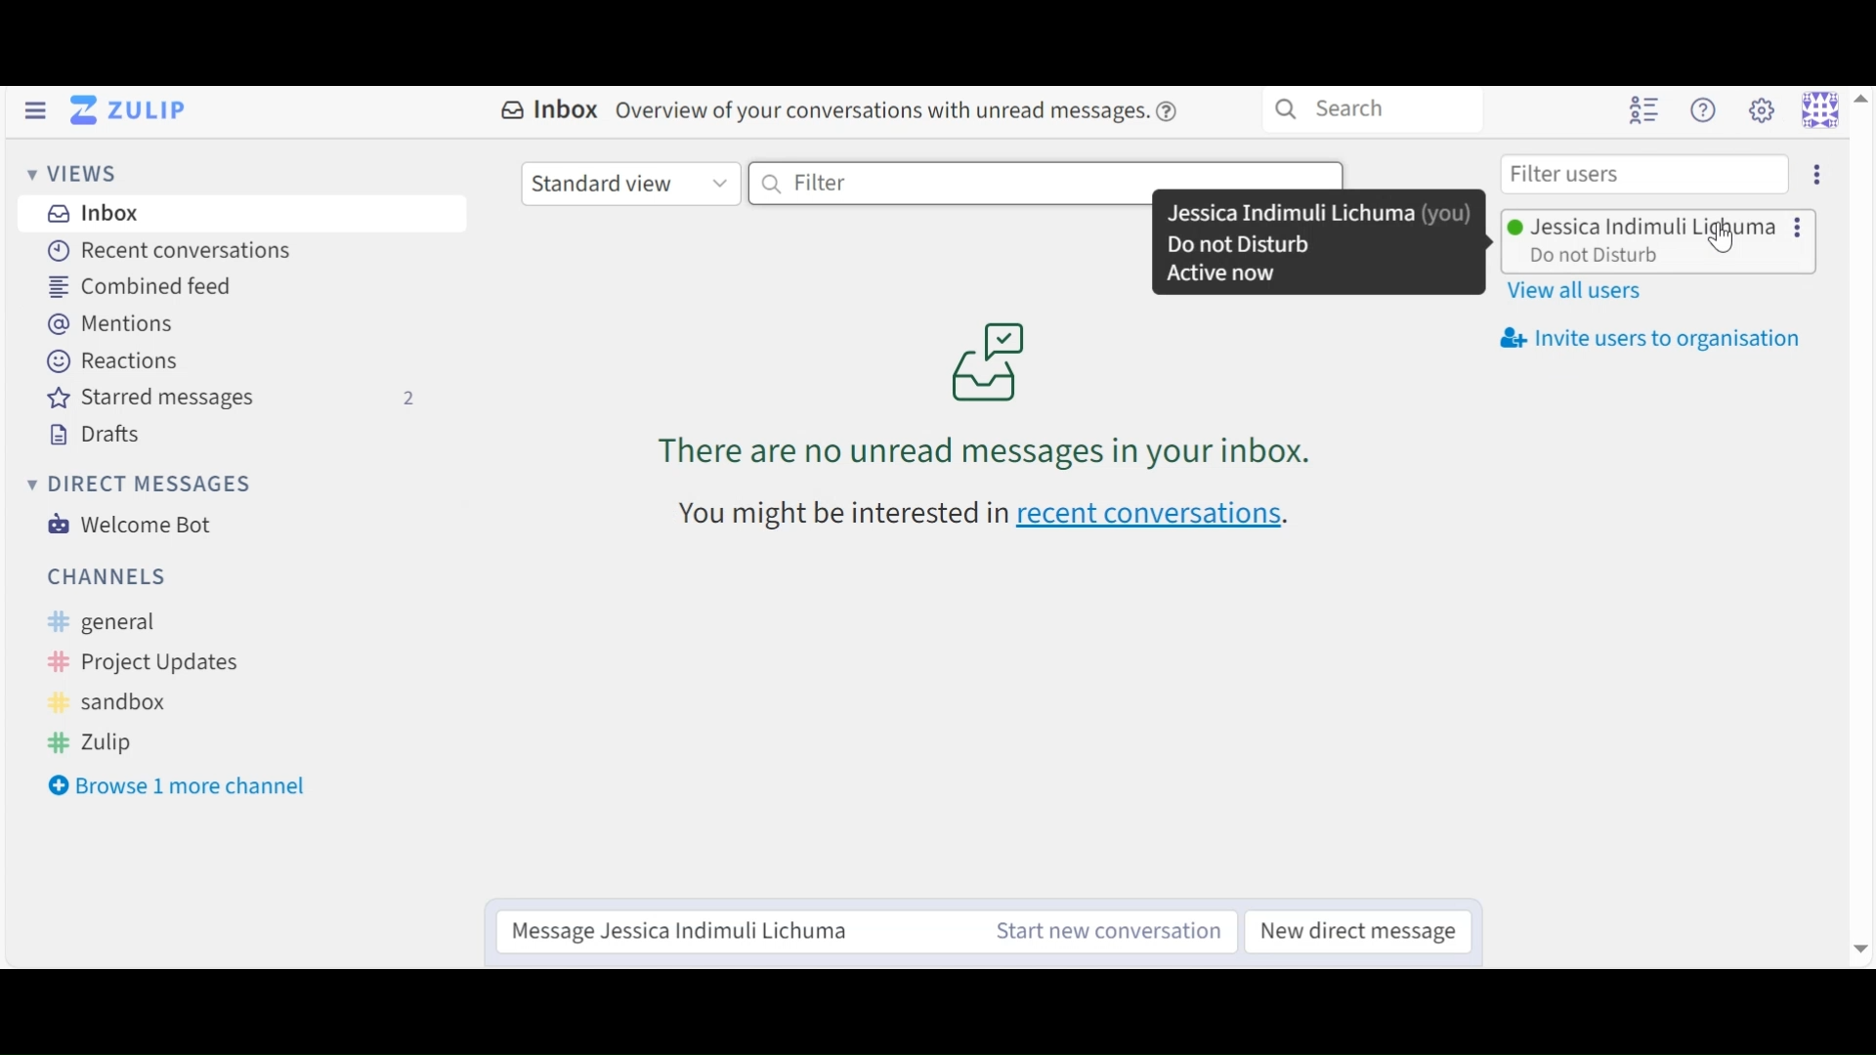 Image resolution: width=1876 pixels, height=1055 pixels. What do you see at coordinates (1644, 174) in the screenshot?
I see `Filter users` at bounding box center [1644, 174].